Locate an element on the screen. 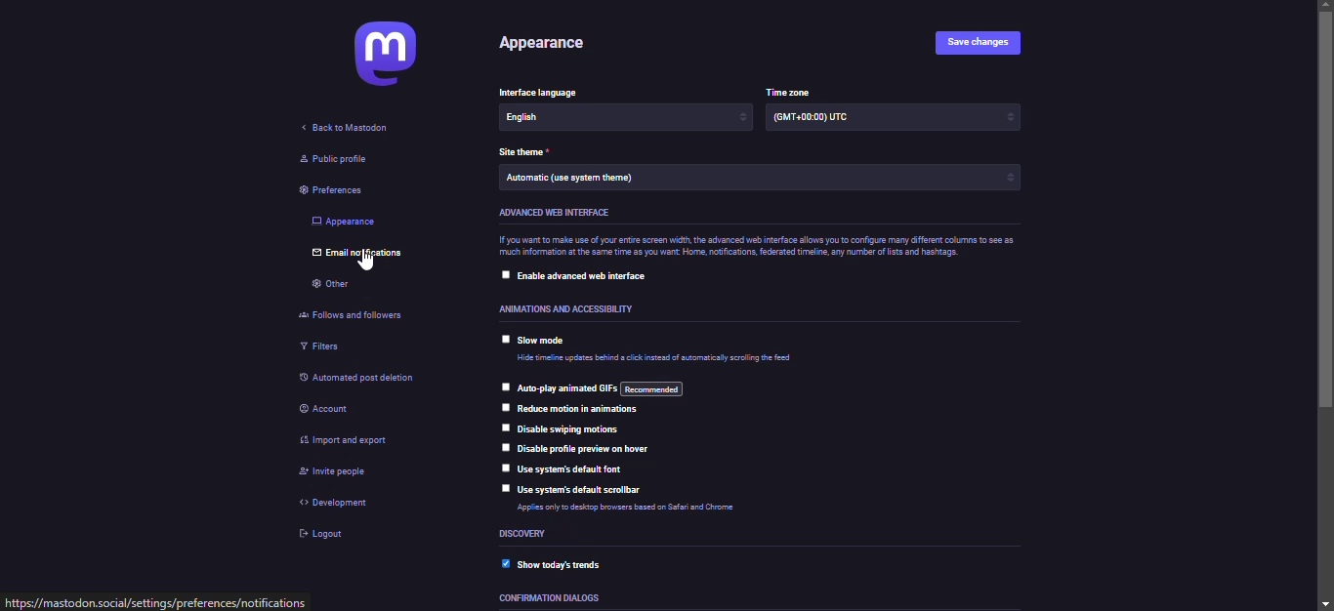 The image size is (1334, 611). info is located at coordinates (637, 507).